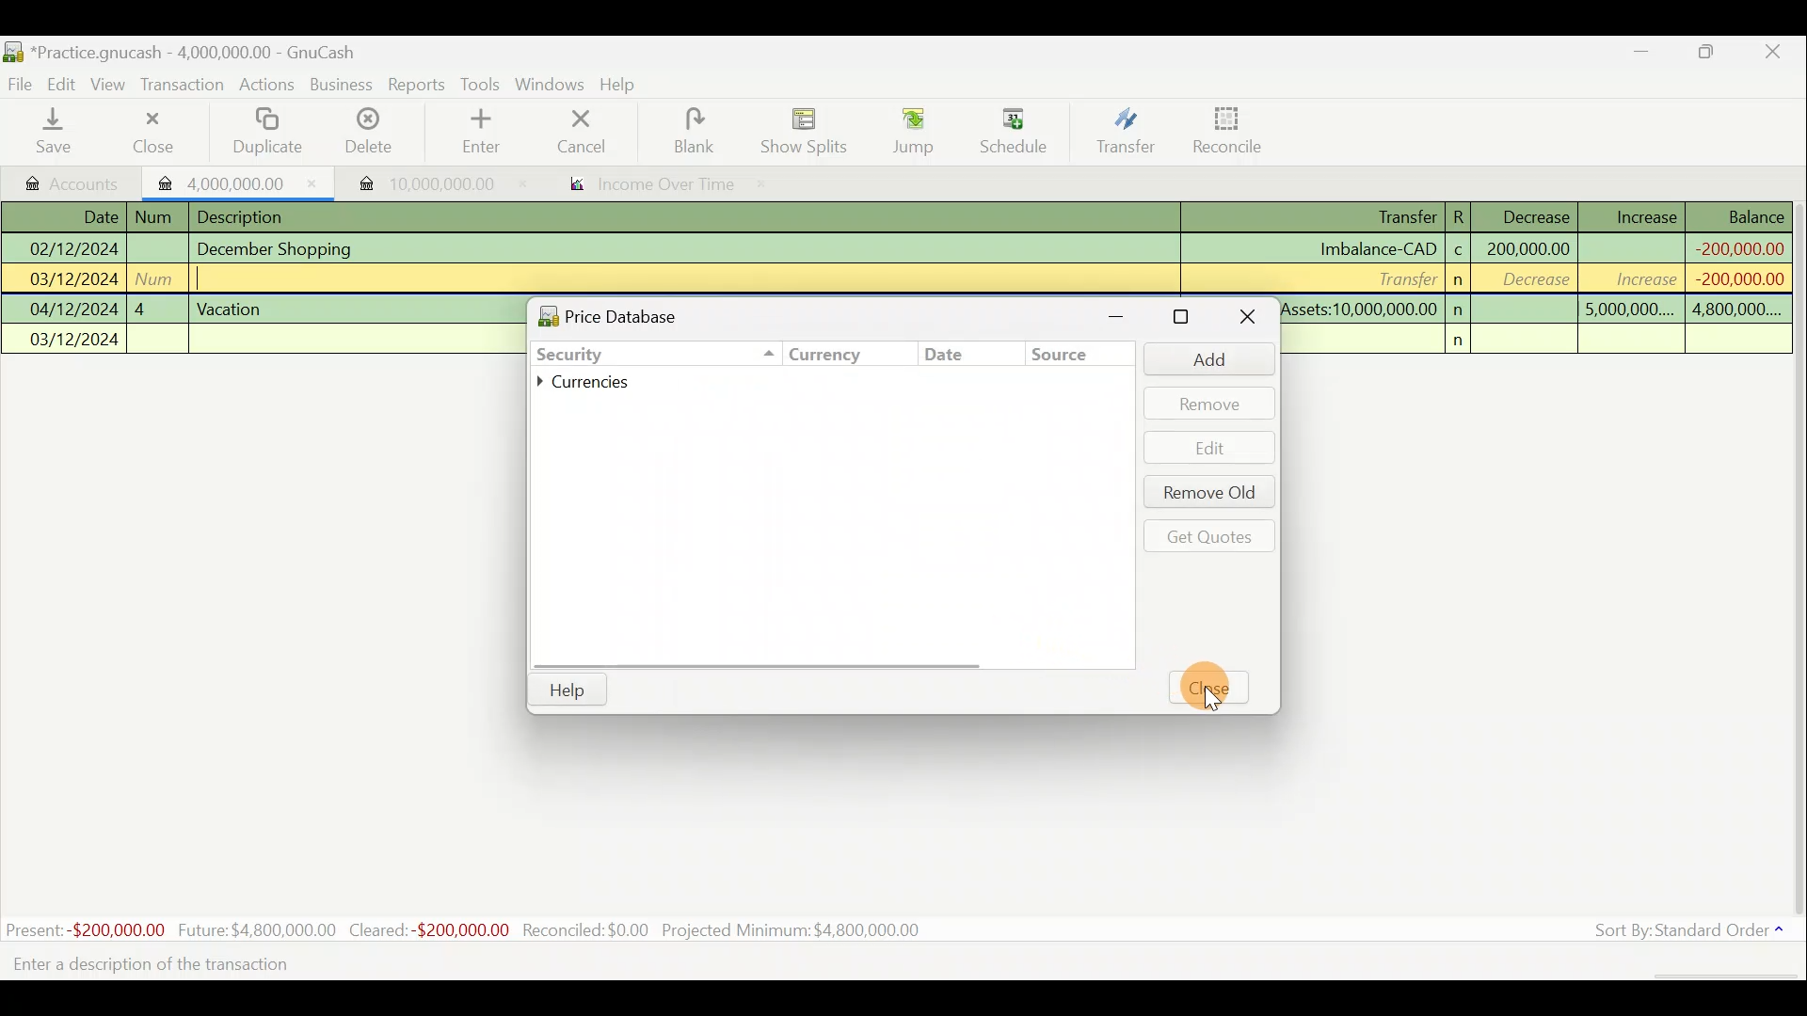 This screenshot has width=1807, height=1016. Describe the element at coordinates (74, 310) in the screenshot. I see `04/12/2024` at that location.